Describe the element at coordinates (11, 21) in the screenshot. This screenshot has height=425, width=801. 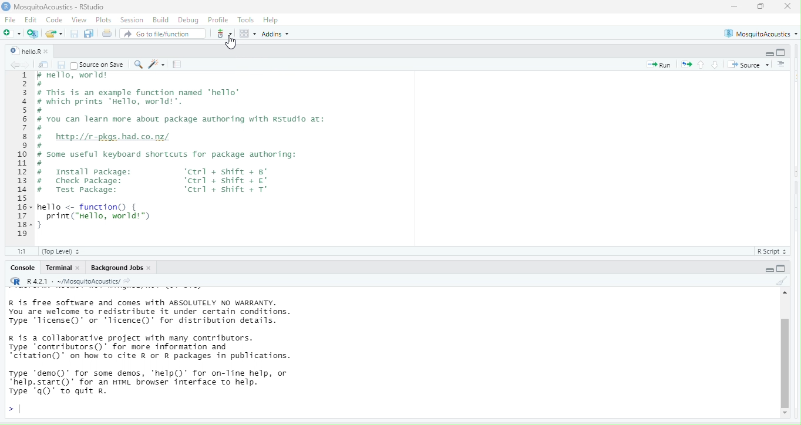
I see `File` at that location.